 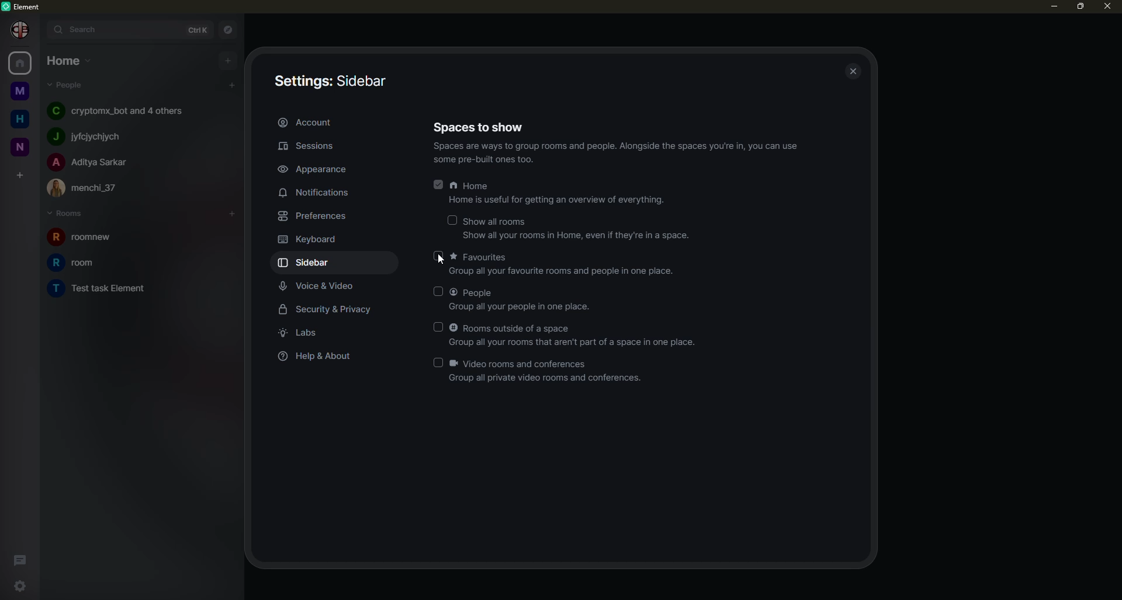 What do you see at coordinates (437, 326) in the screenshot?
I see `click to enable` at bounding box center [437, 326].